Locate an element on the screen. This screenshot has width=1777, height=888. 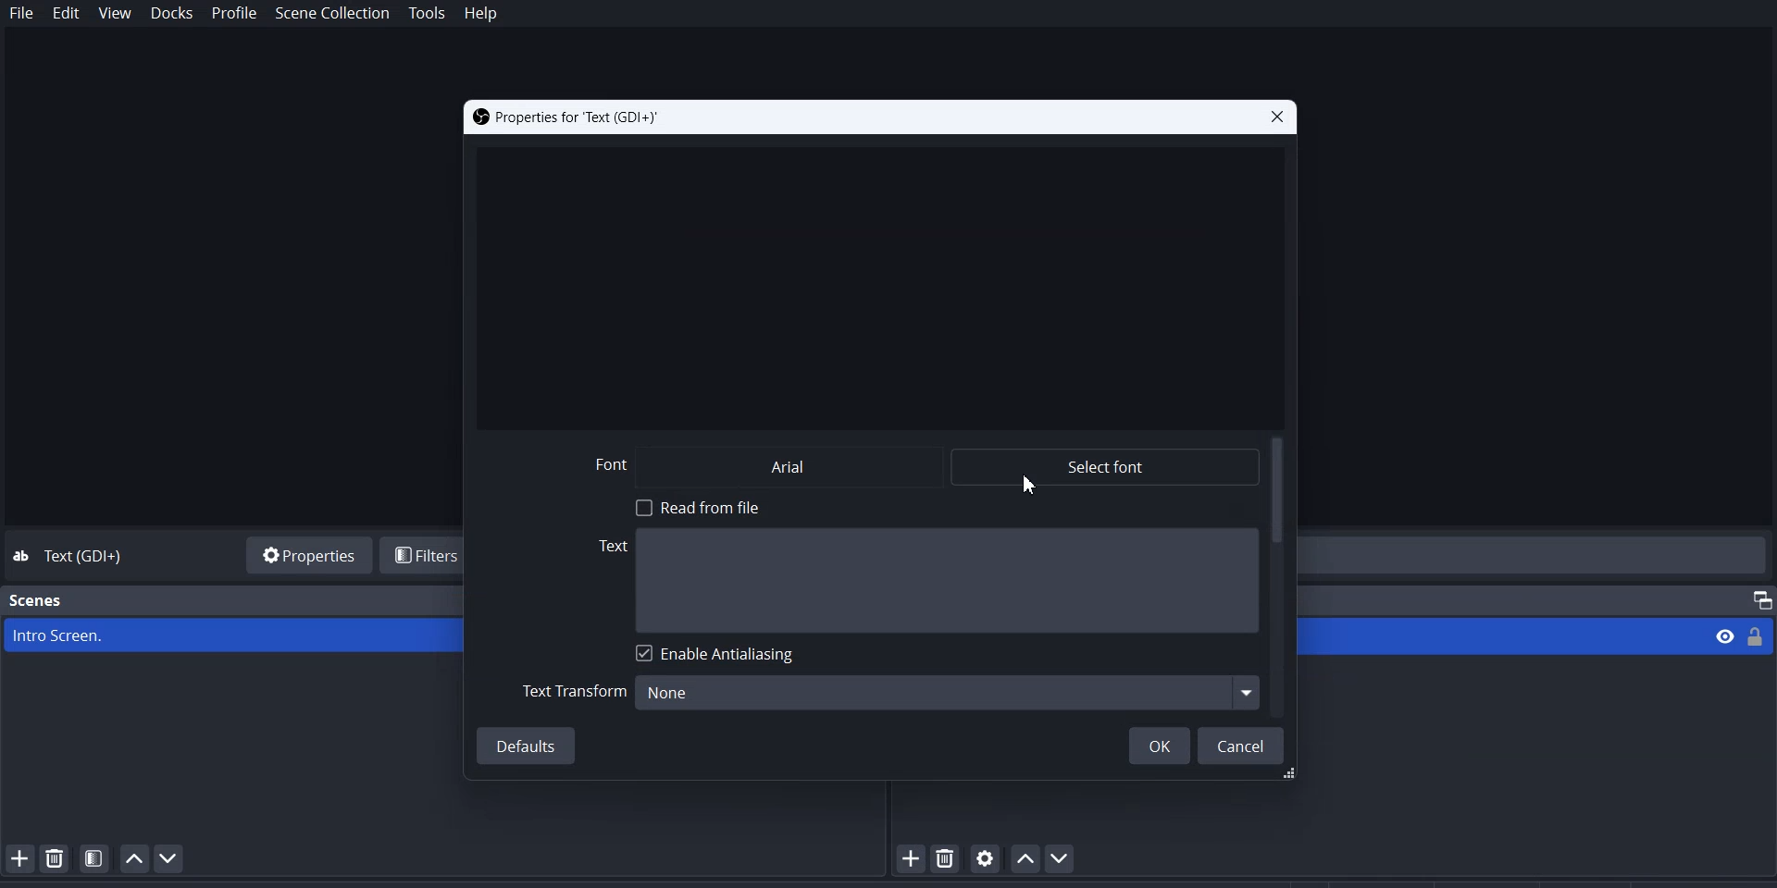
Image Screen is located at coordinates (233, 635).